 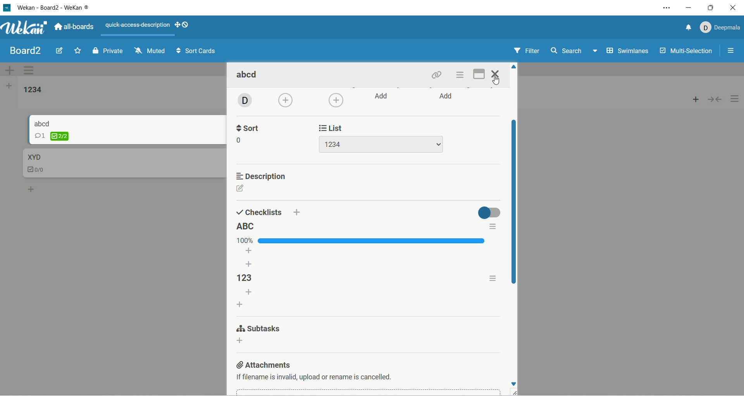 I want to click on swimlanes, so click(x=627, y=51).